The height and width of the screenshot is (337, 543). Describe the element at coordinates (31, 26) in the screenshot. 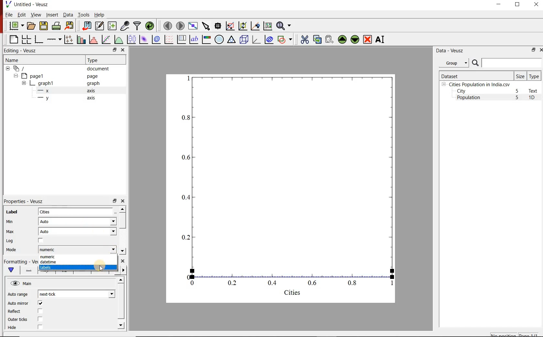

I see `open a document` at that location.